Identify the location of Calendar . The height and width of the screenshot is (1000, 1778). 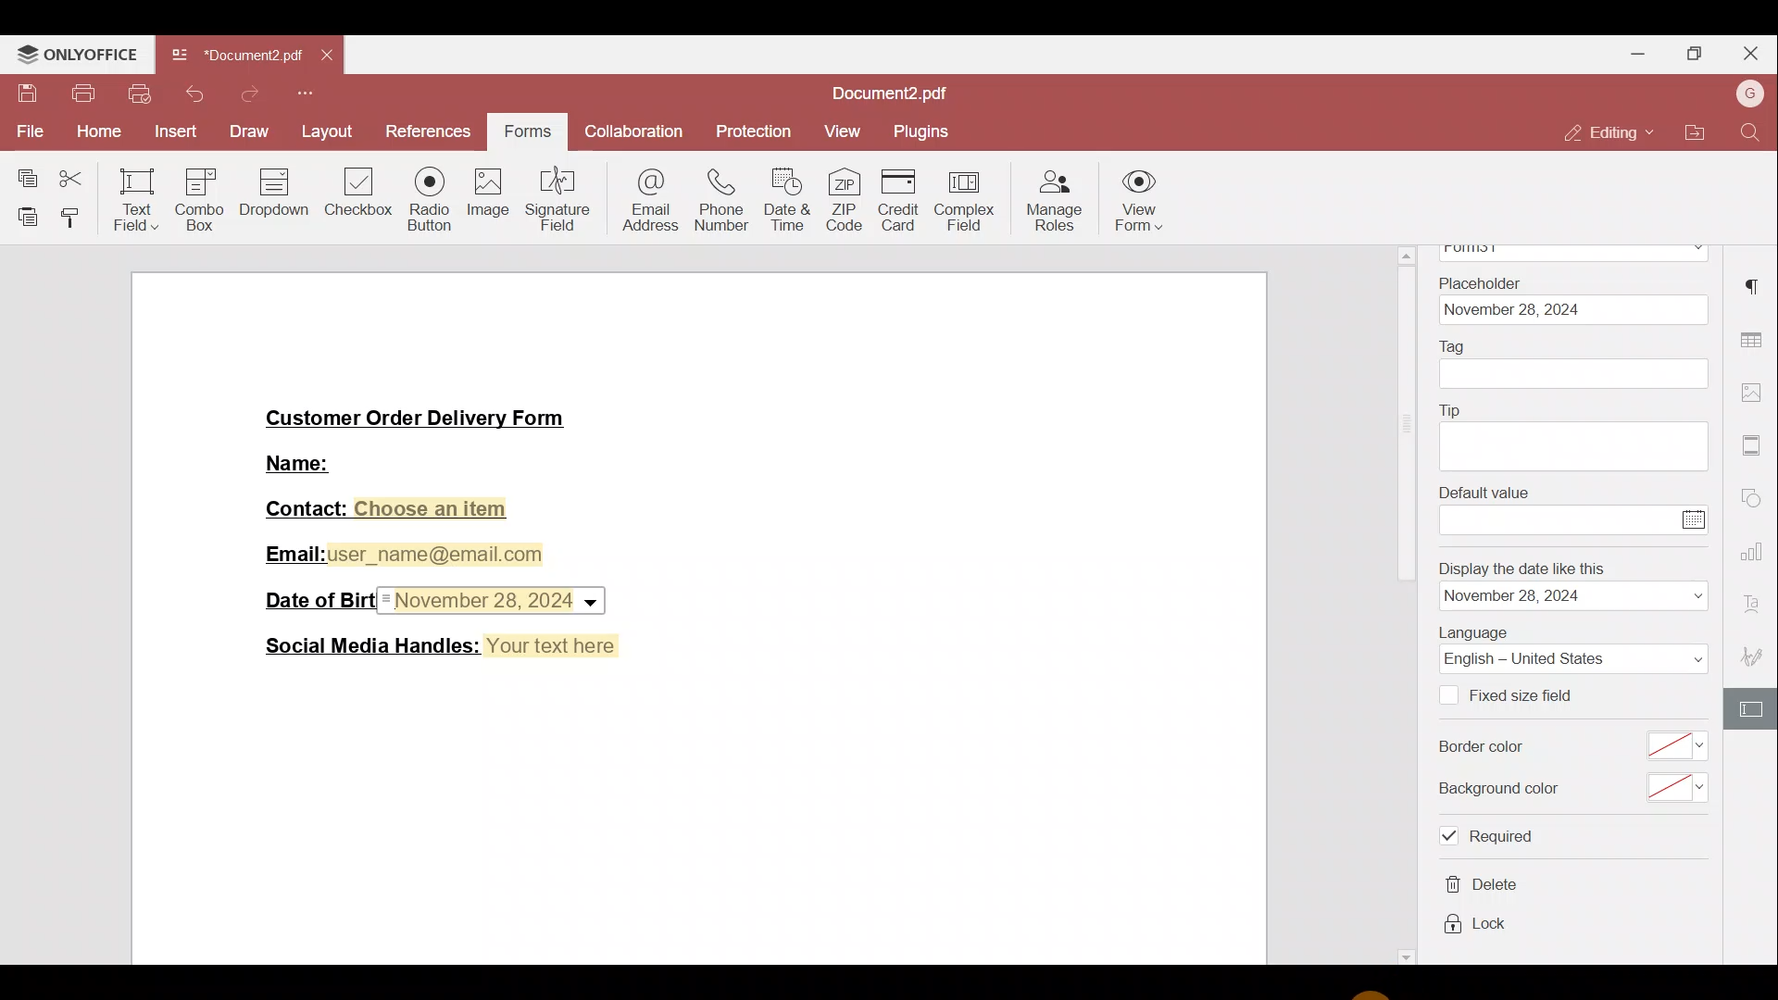
(1694, 519).